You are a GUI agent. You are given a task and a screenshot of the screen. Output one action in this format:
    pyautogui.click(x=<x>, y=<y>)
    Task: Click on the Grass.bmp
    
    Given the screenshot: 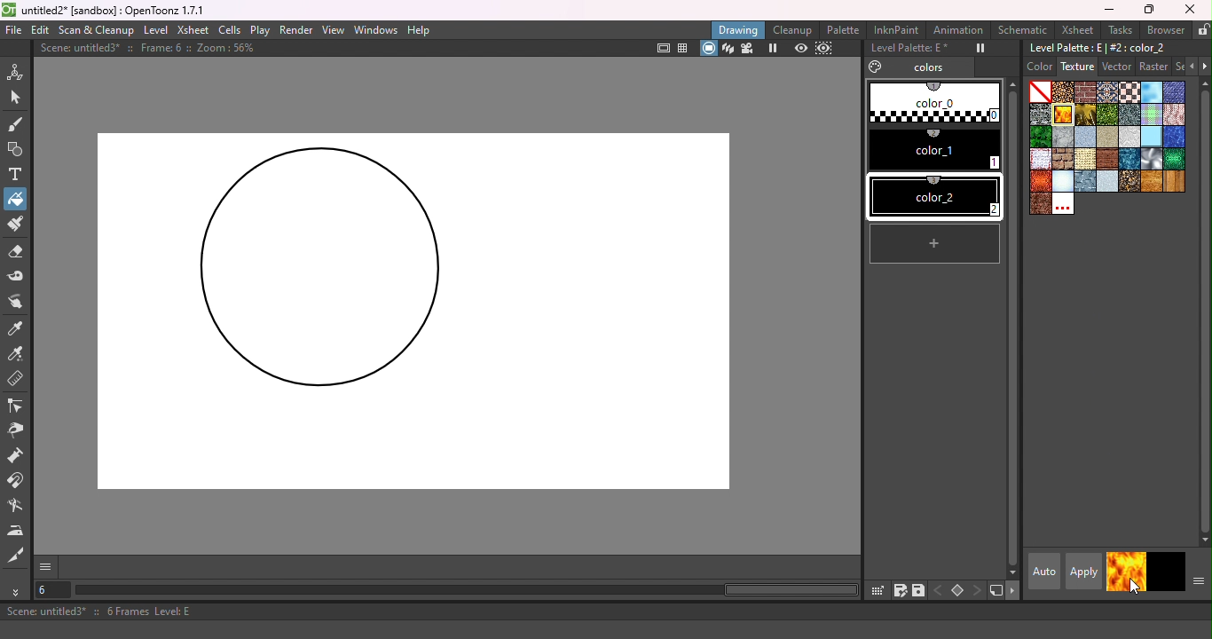 What is the action you would take?
    pyautogui.click(x=1108, y=114)
    